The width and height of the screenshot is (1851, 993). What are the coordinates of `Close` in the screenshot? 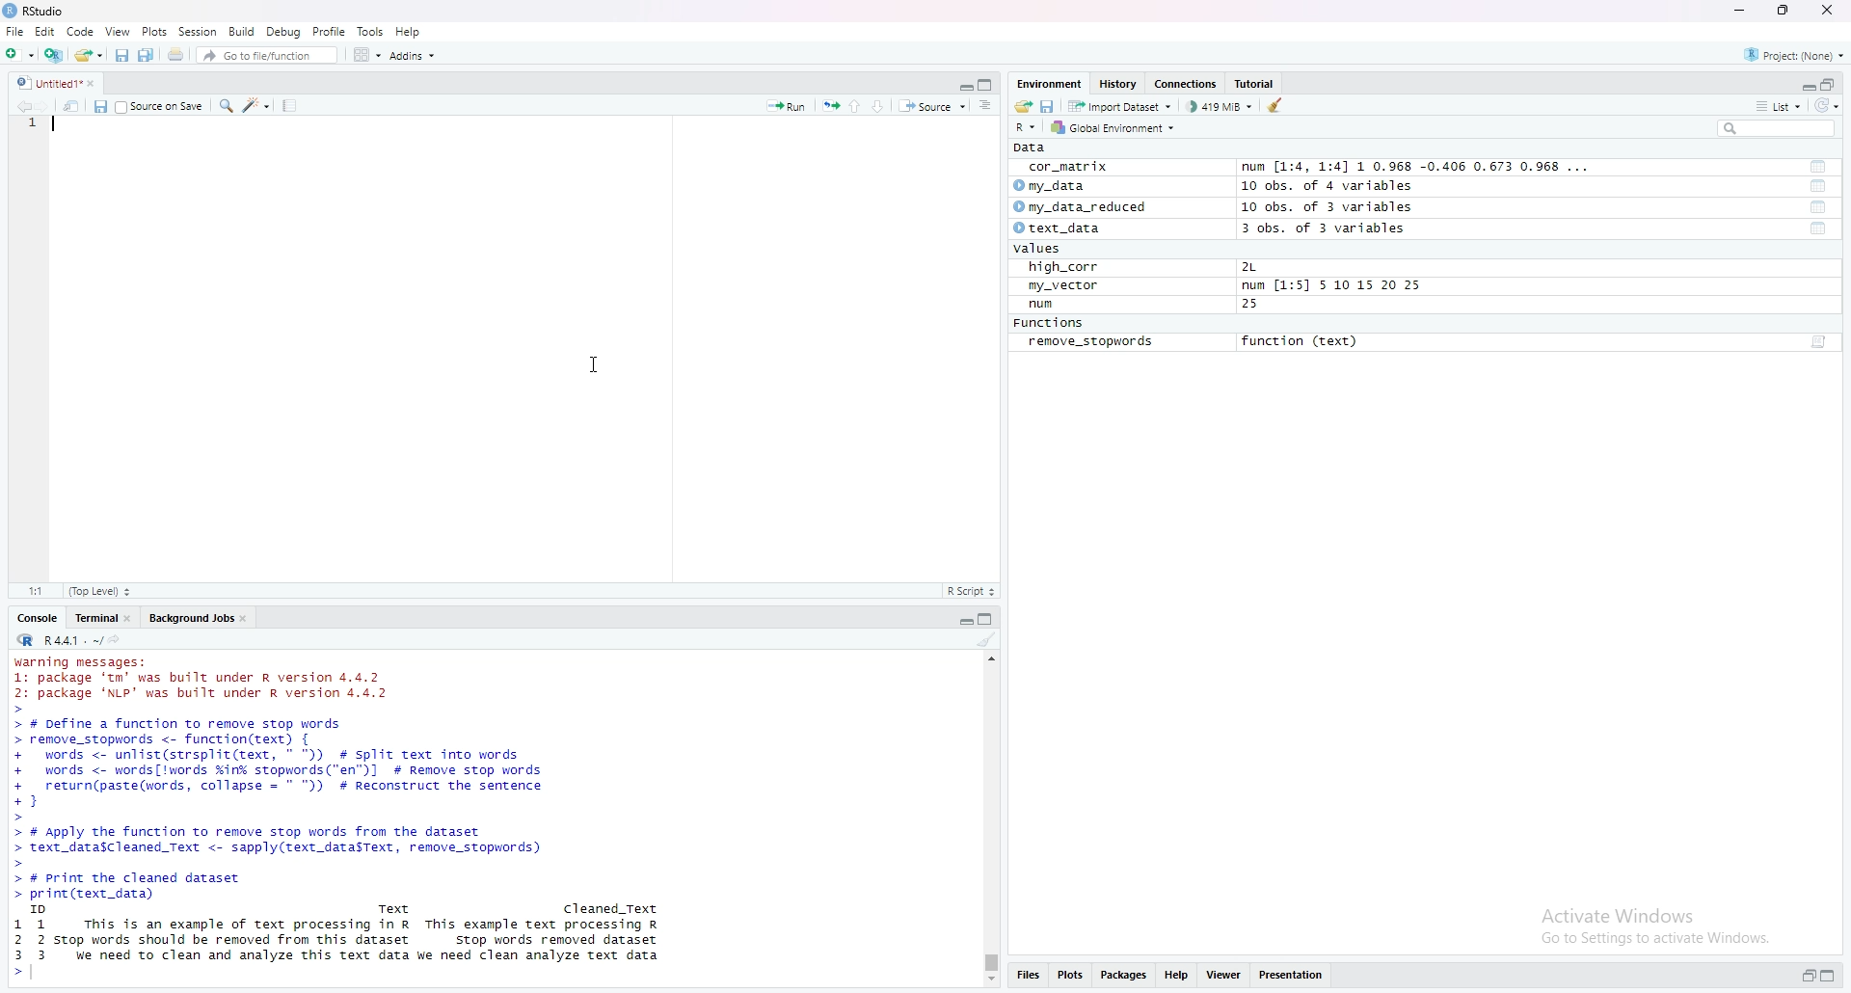 It's located at (1829, 13).